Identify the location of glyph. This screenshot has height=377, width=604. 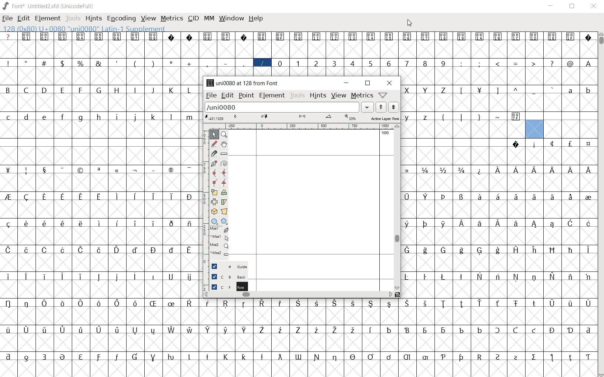
(171, 197).